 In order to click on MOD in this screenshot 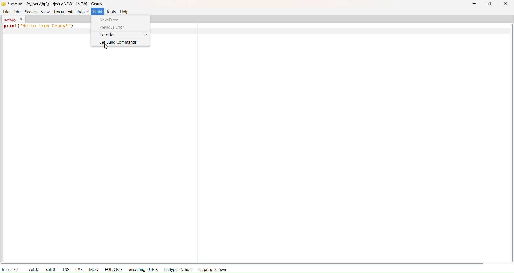, I will do `click(94, 269)`.